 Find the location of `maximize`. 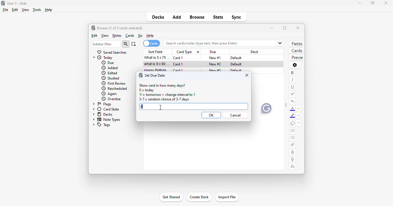

maximize is located at coordinates (285, 28).